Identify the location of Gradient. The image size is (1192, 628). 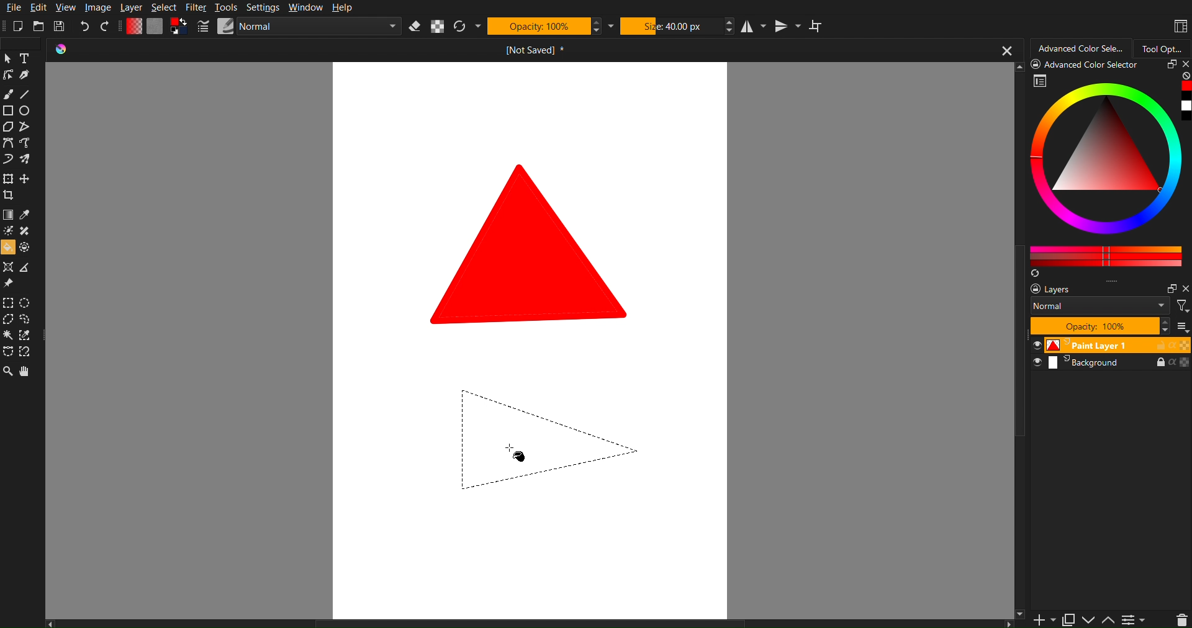
(7, 216).